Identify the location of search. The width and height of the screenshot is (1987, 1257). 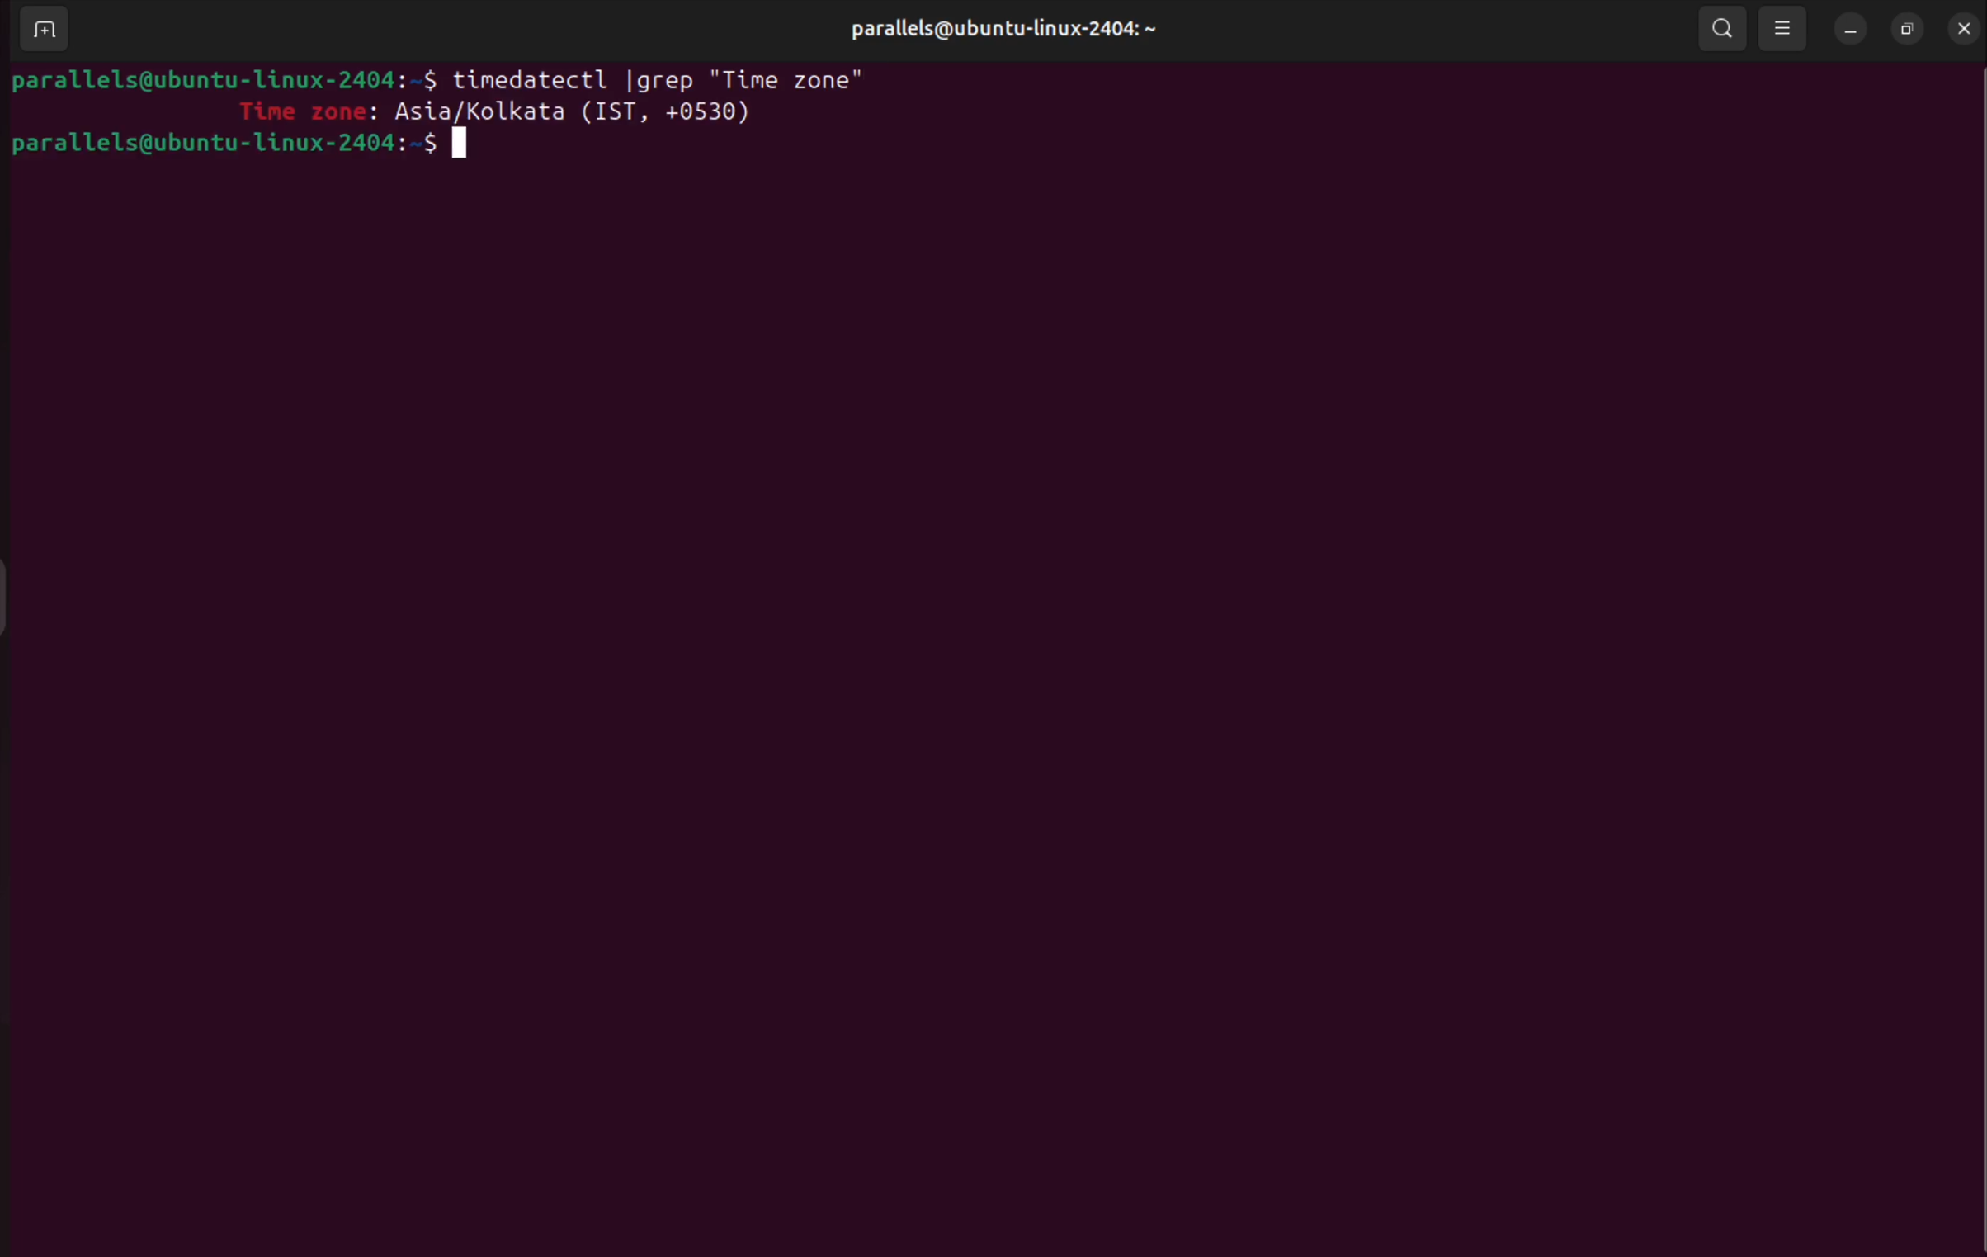
(1724, 28).